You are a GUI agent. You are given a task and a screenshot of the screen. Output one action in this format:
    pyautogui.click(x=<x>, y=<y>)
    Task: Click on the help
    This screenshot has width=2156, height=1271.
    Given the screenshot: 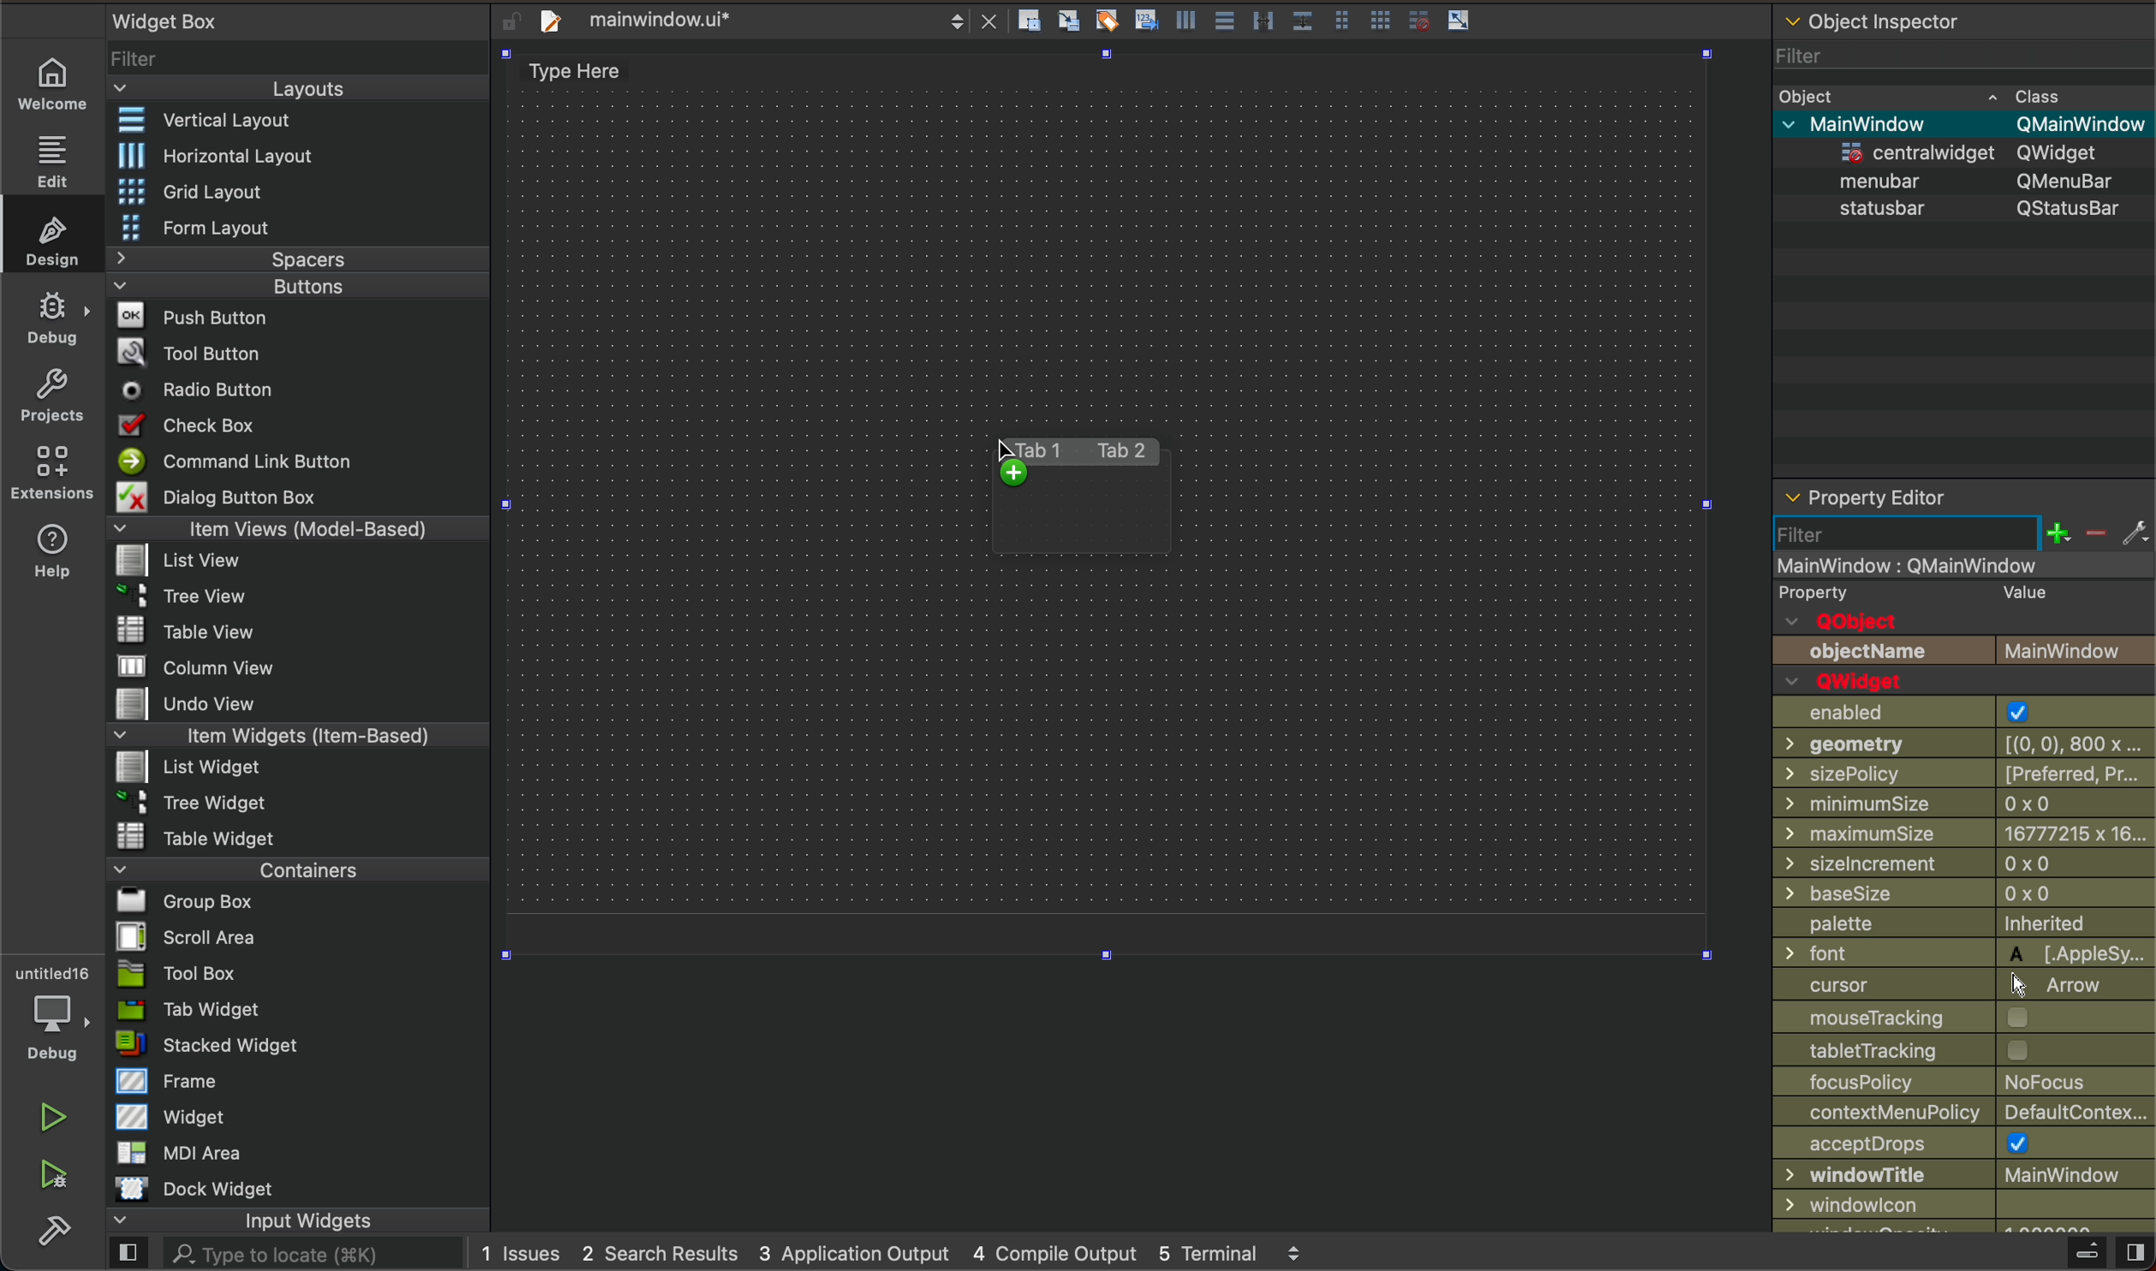 What is the action you would take?
    pyautogui.click(x=56, y=548)
    